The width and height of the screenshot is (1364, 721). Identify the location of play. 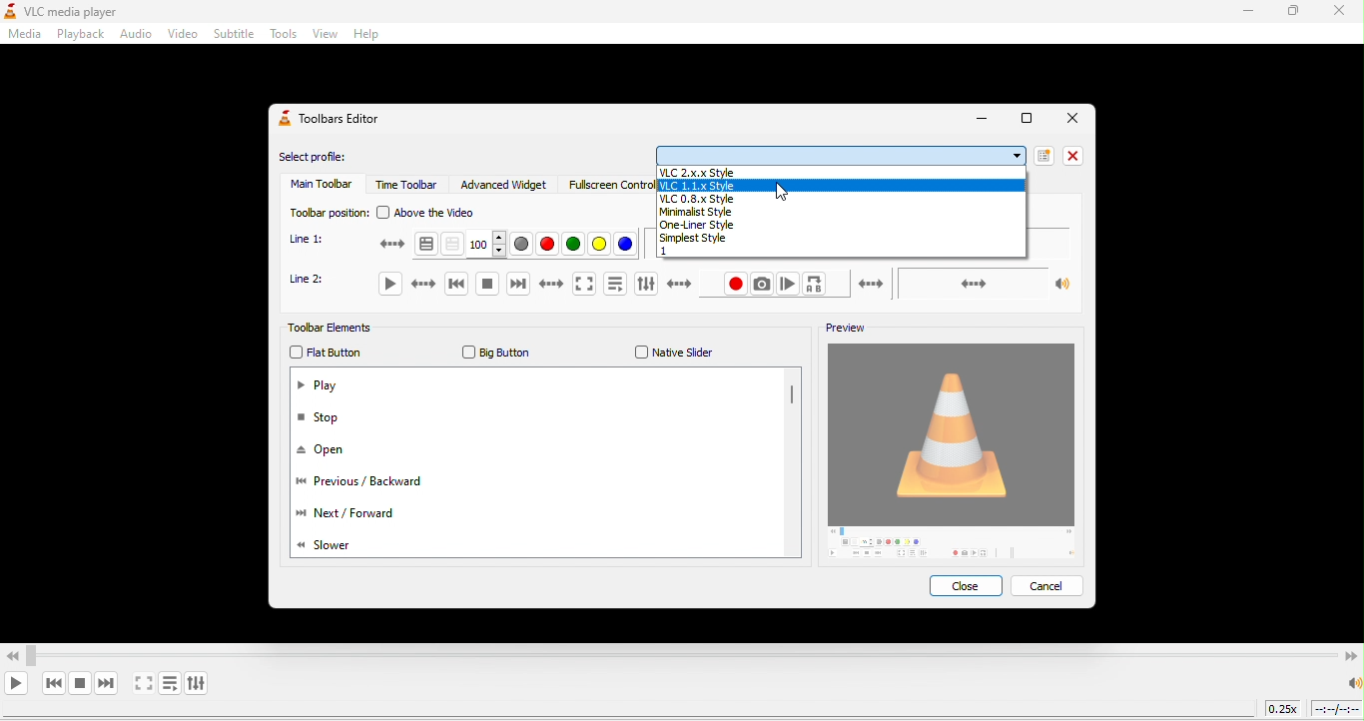
(321, 387).